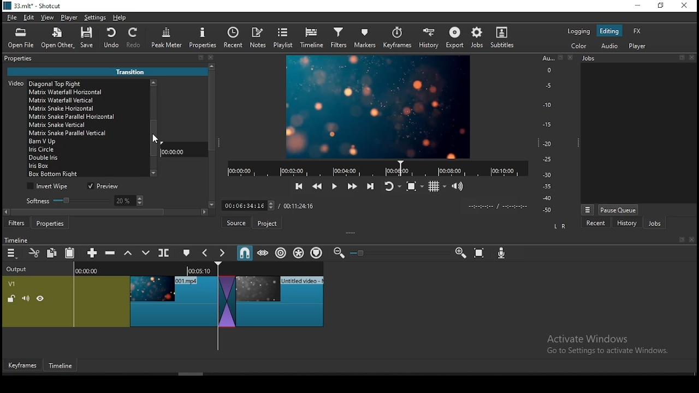 The height and width of the screenshot is (393, 699). I want to click on history, so click(427, 39).